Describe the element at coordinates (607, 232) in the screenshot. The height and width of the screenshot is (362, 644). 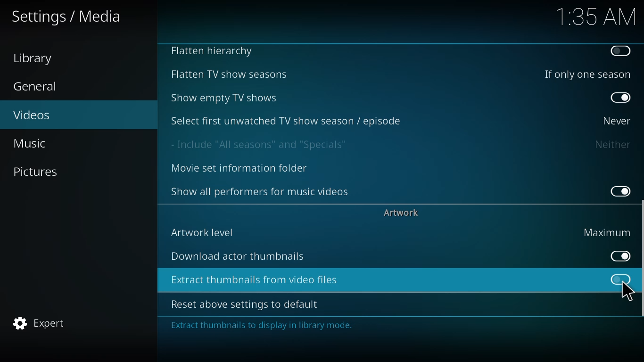
I see `maximum` at that location.